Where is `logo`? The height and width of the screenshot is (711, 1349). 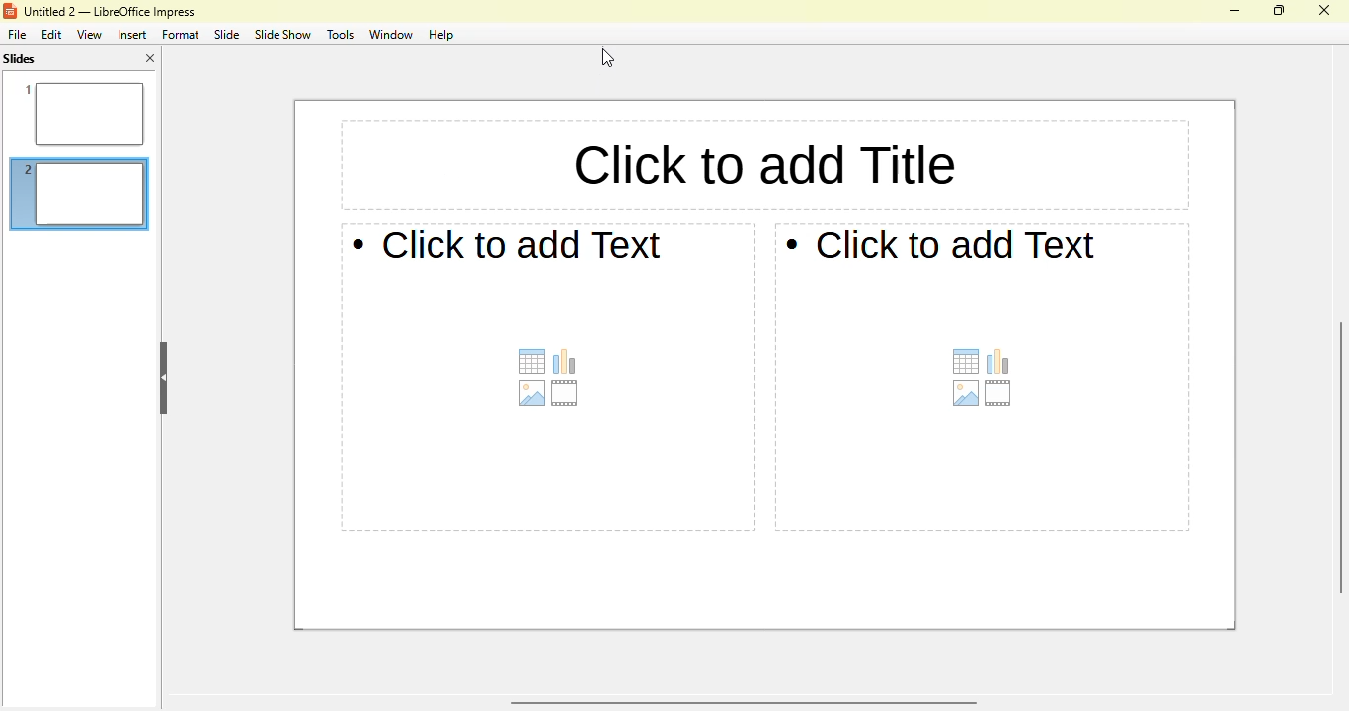
logo is located at coordinates (10, 11).